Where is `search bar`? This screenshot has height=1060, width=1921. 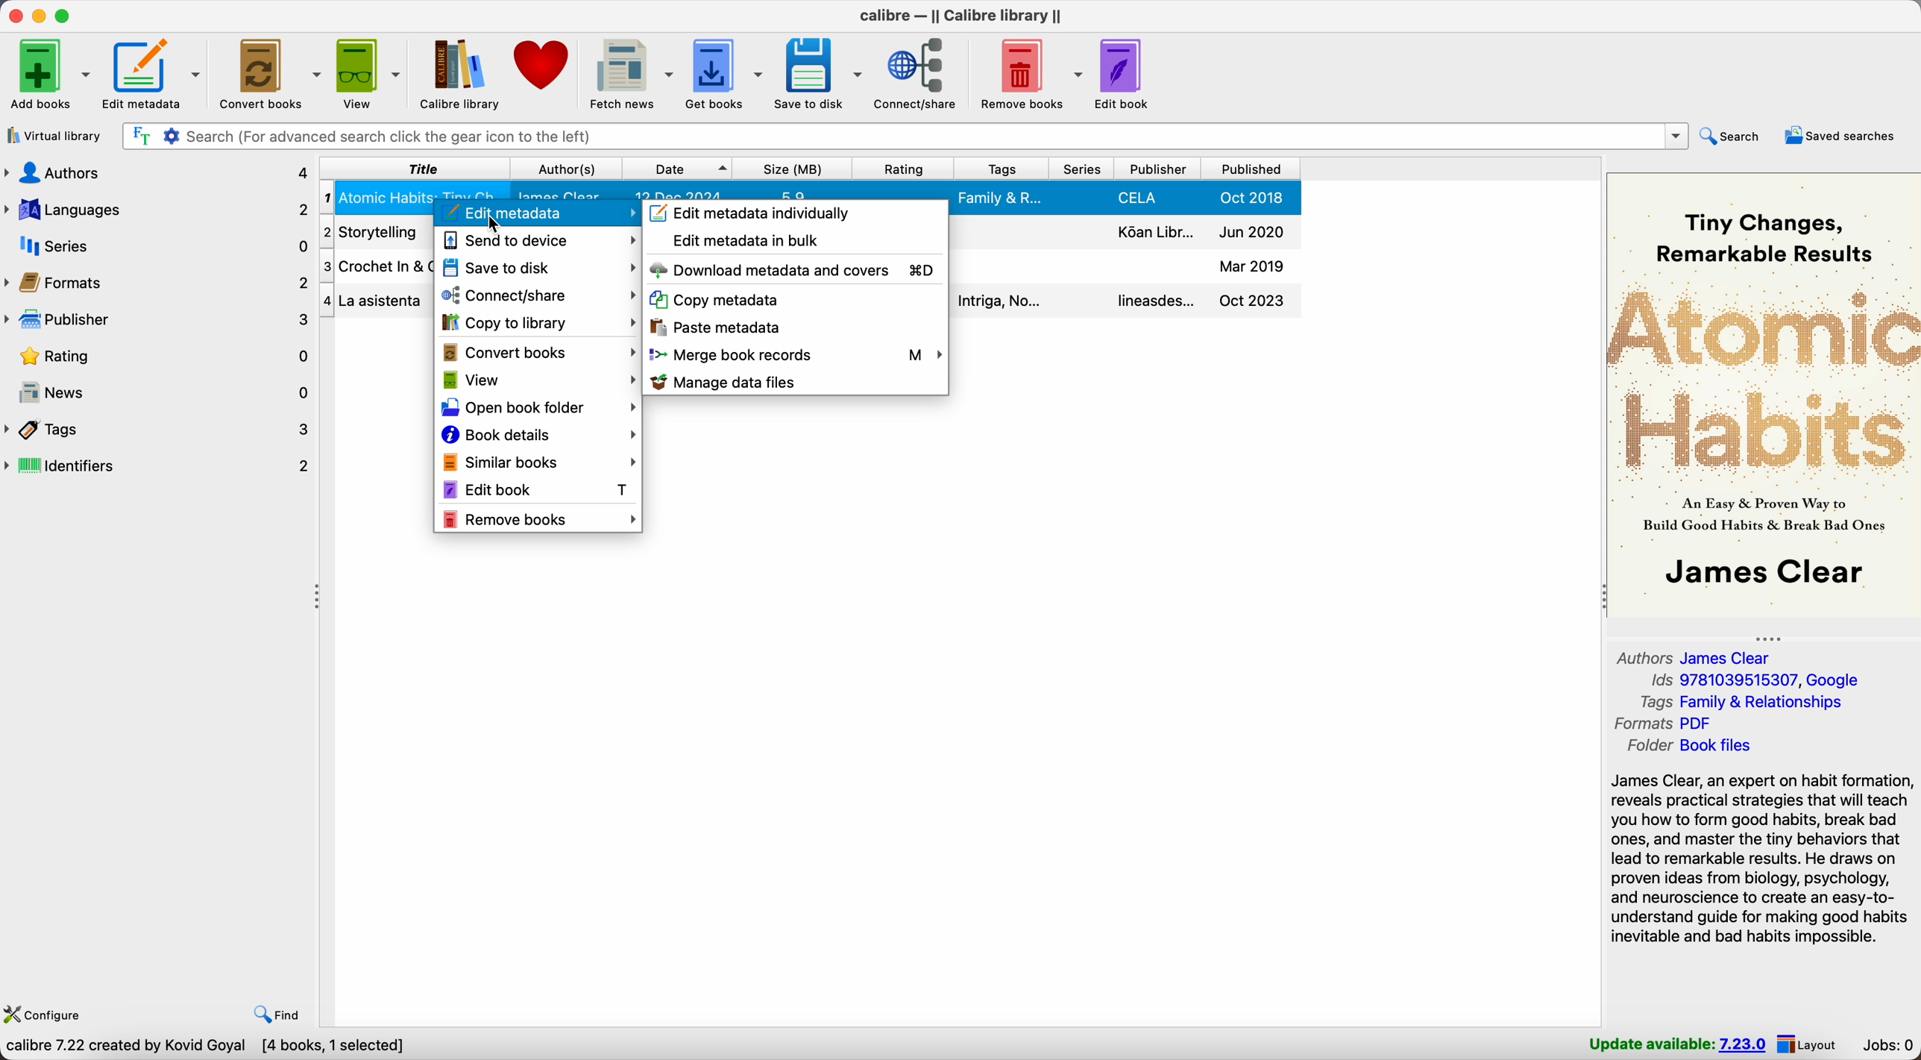
search bar is located at coordinates (902, 135).